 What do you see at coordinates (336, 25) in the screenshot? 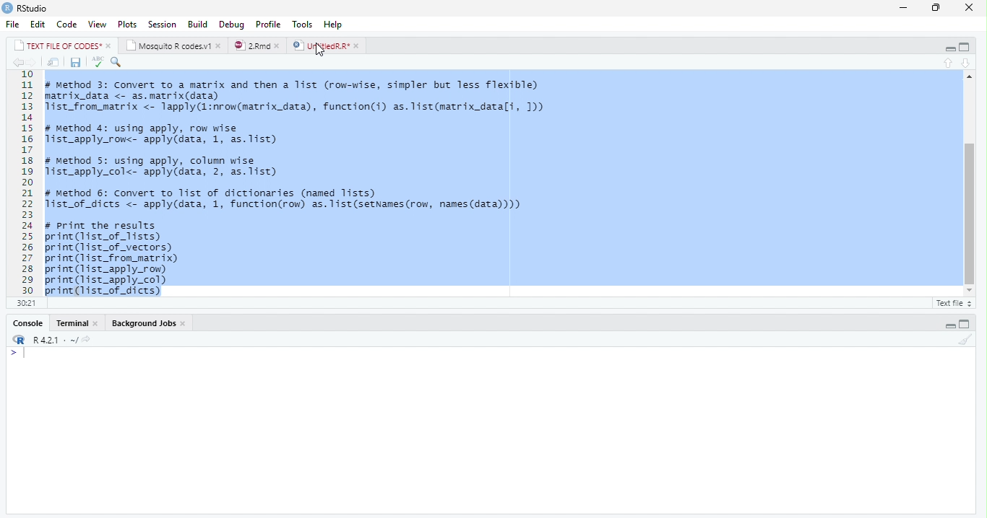
I see `Help` at bounding box center [336, 25].